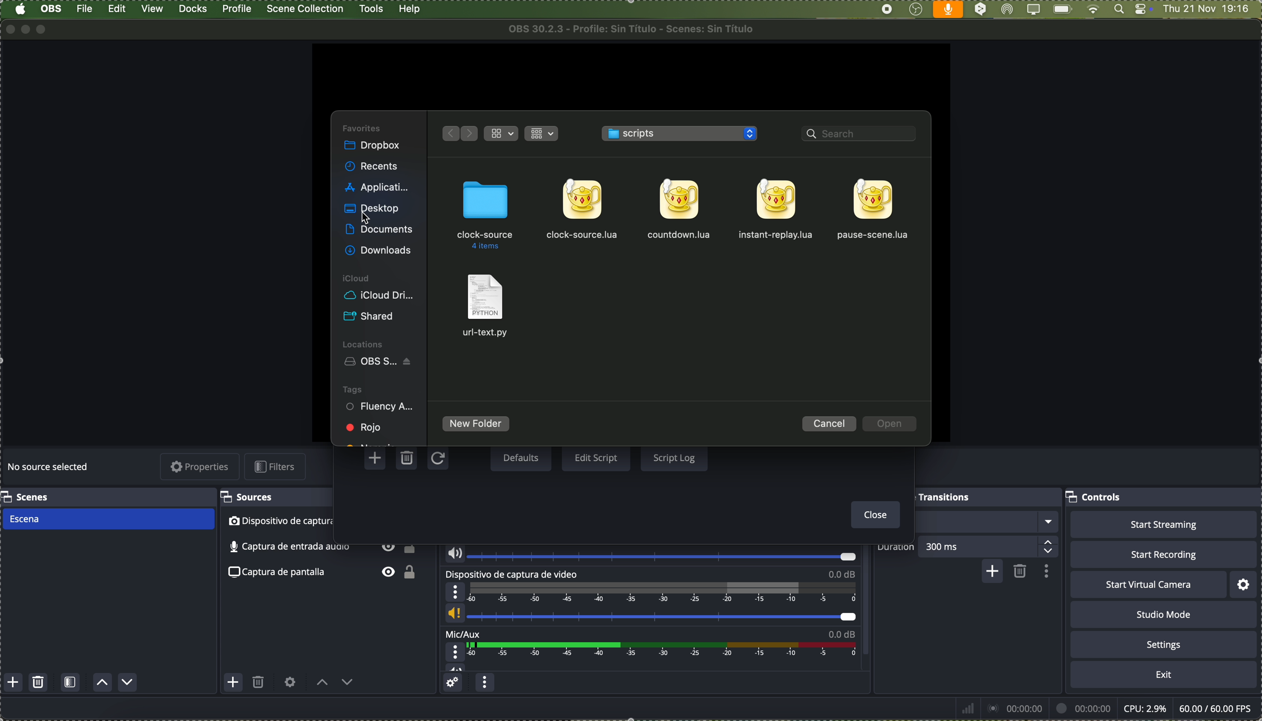  What do you see at coordinates (682, 134) in the screenshot?
I see `scripts` at bounding box center [682, 134].